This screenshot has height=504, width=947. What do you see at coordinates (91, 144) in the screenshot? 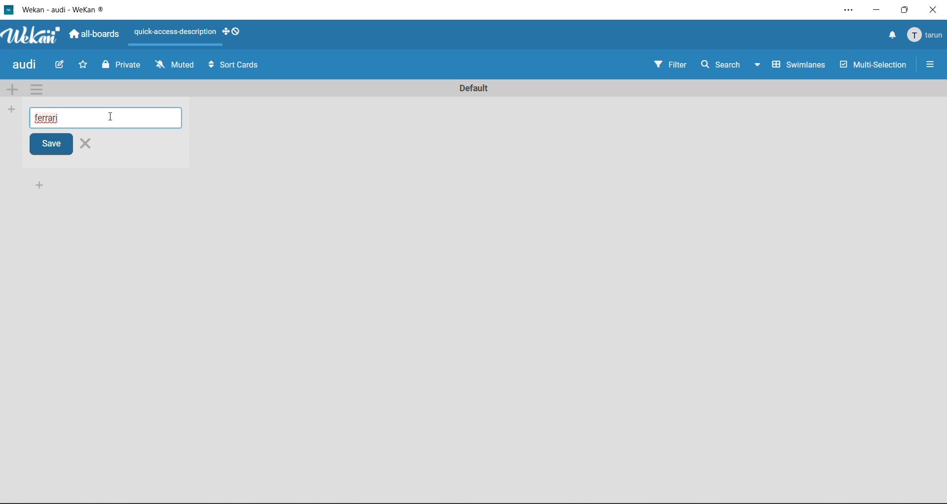
I see `Close` at bounding box center [91, 144].